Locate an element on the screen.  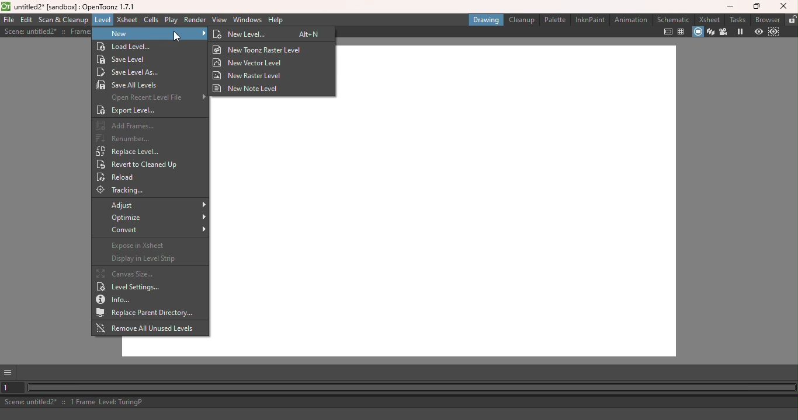
Open recent level file is located at coordinates (154, 97).